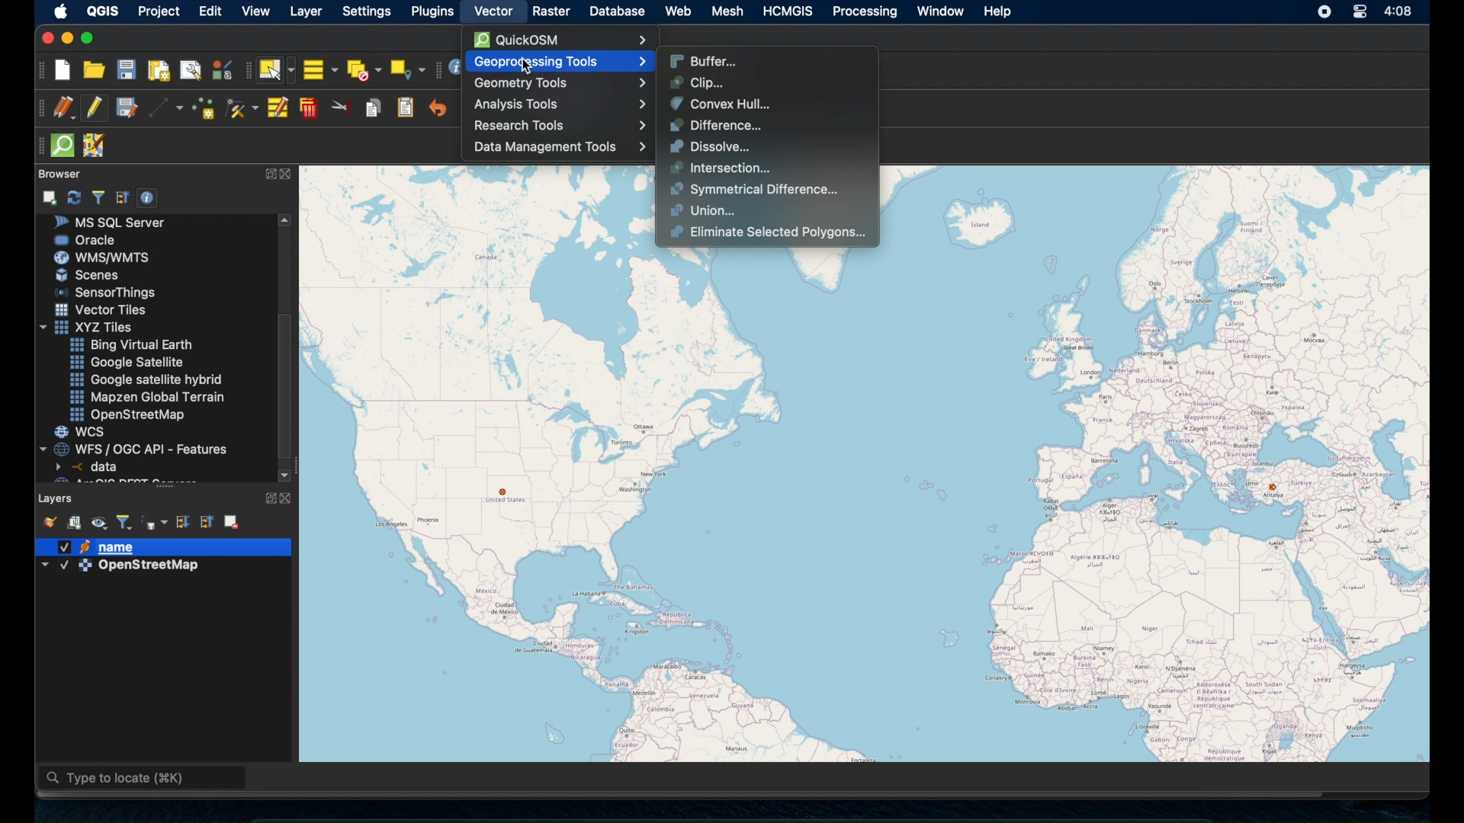  I want to click on Buffer..., so click(706, 59).